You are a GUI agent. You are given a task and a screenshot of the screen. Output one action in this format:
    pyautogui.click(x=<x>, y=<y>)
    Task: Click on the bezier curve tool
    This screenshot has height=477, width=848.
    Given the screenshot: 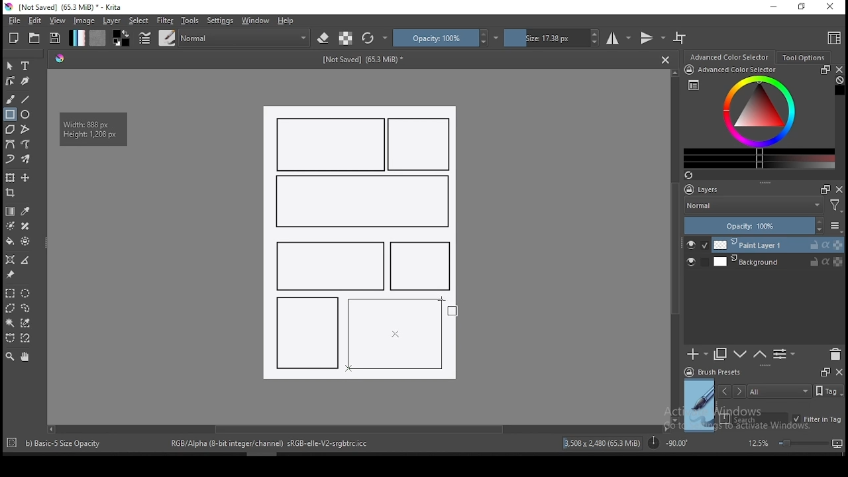 What is the action you would take?
    pyautogui.click(x=9, y=145)
    